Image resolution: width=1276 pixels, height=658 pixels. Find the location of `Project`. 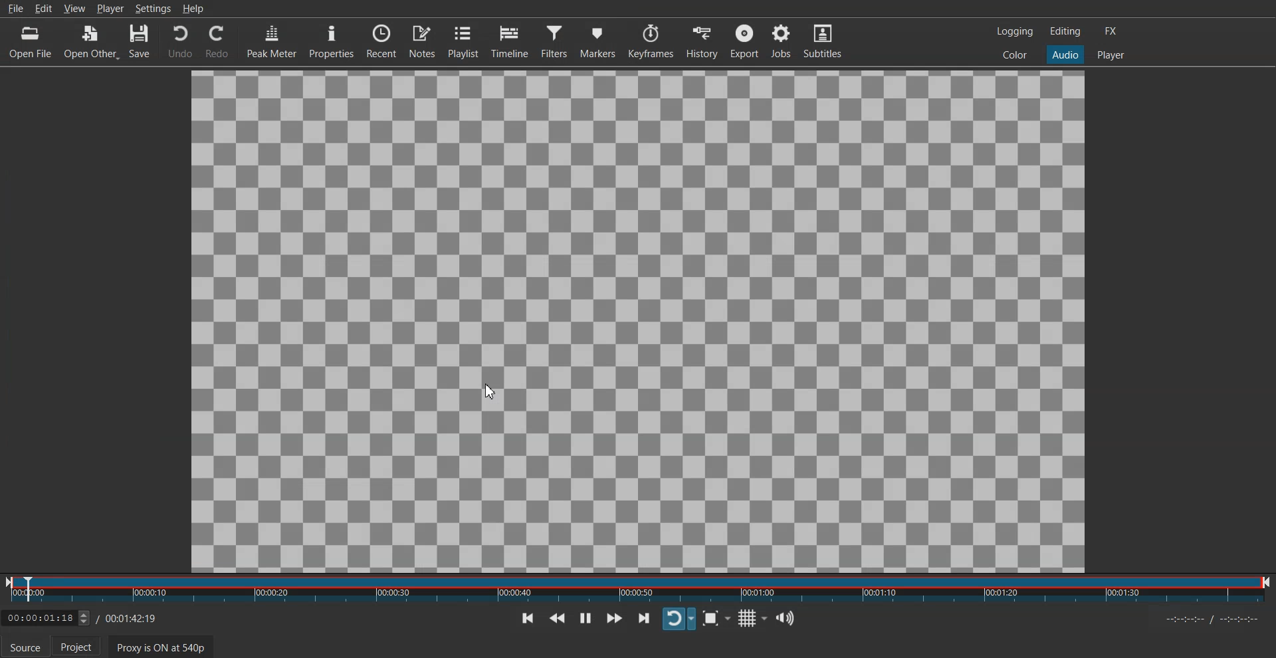

Project is located at coordinates (80, 647).